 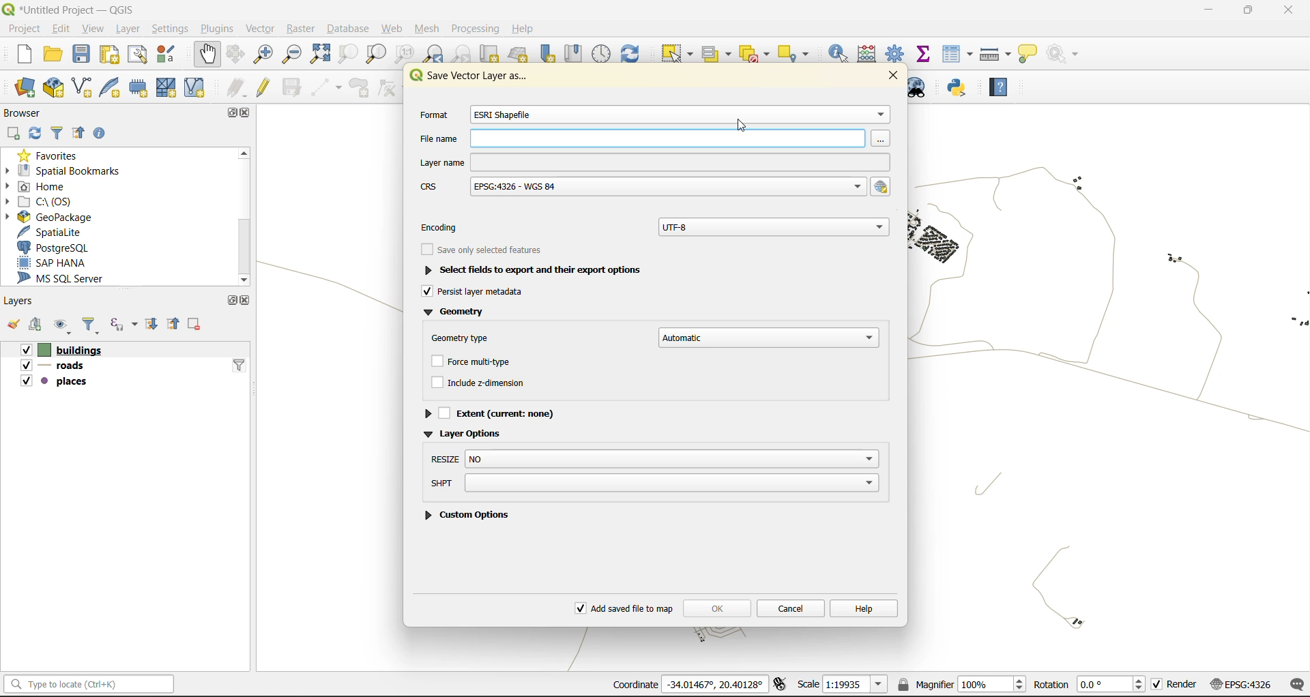 I want to click on raster, so click(x=304, y=29).